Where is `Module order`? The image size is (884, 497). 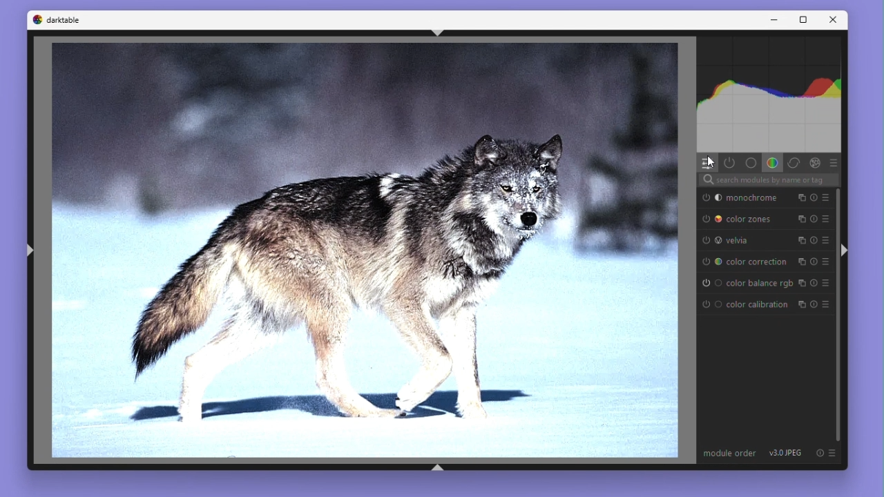 Module order is located at coordinates (731, 454).